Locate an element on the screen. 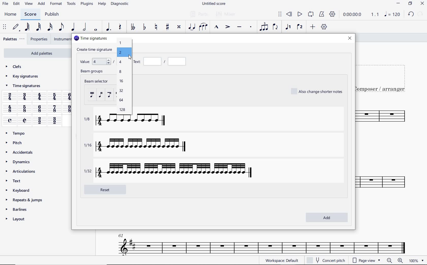  16TH NOTE is located at coordinates (49, 27).